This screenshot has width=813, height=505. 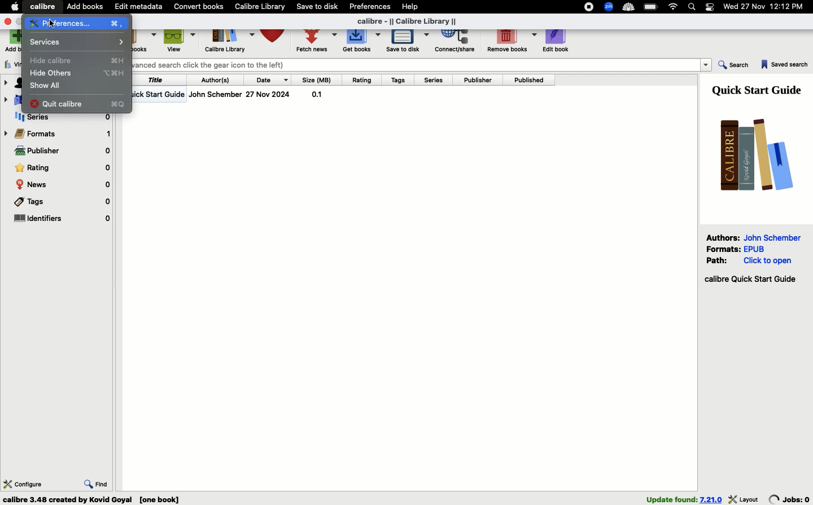 I want to click on Calibre, so click(x=45, y=6).